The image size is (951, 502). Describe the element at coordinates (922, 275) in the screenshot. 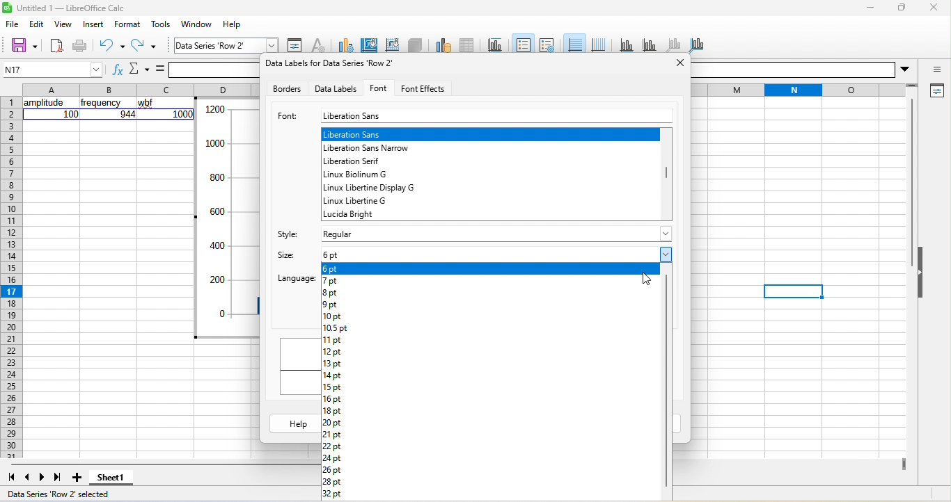

I see `hide` at that location.